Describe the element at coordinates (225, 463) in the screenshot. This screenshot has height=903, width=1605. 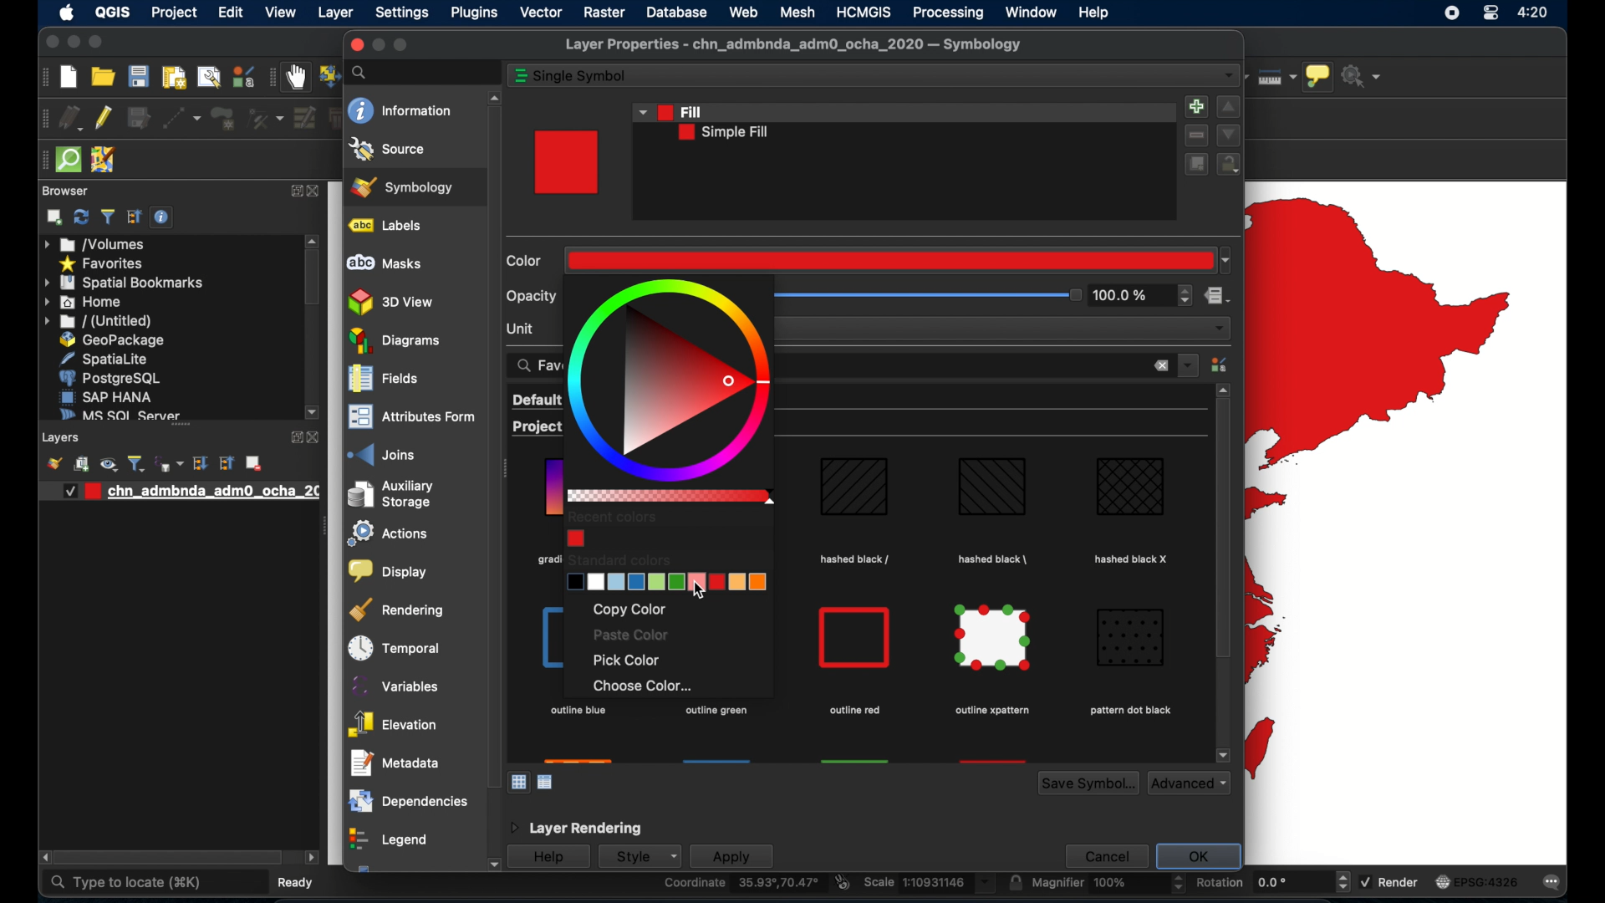
I see `collapse` at that location.